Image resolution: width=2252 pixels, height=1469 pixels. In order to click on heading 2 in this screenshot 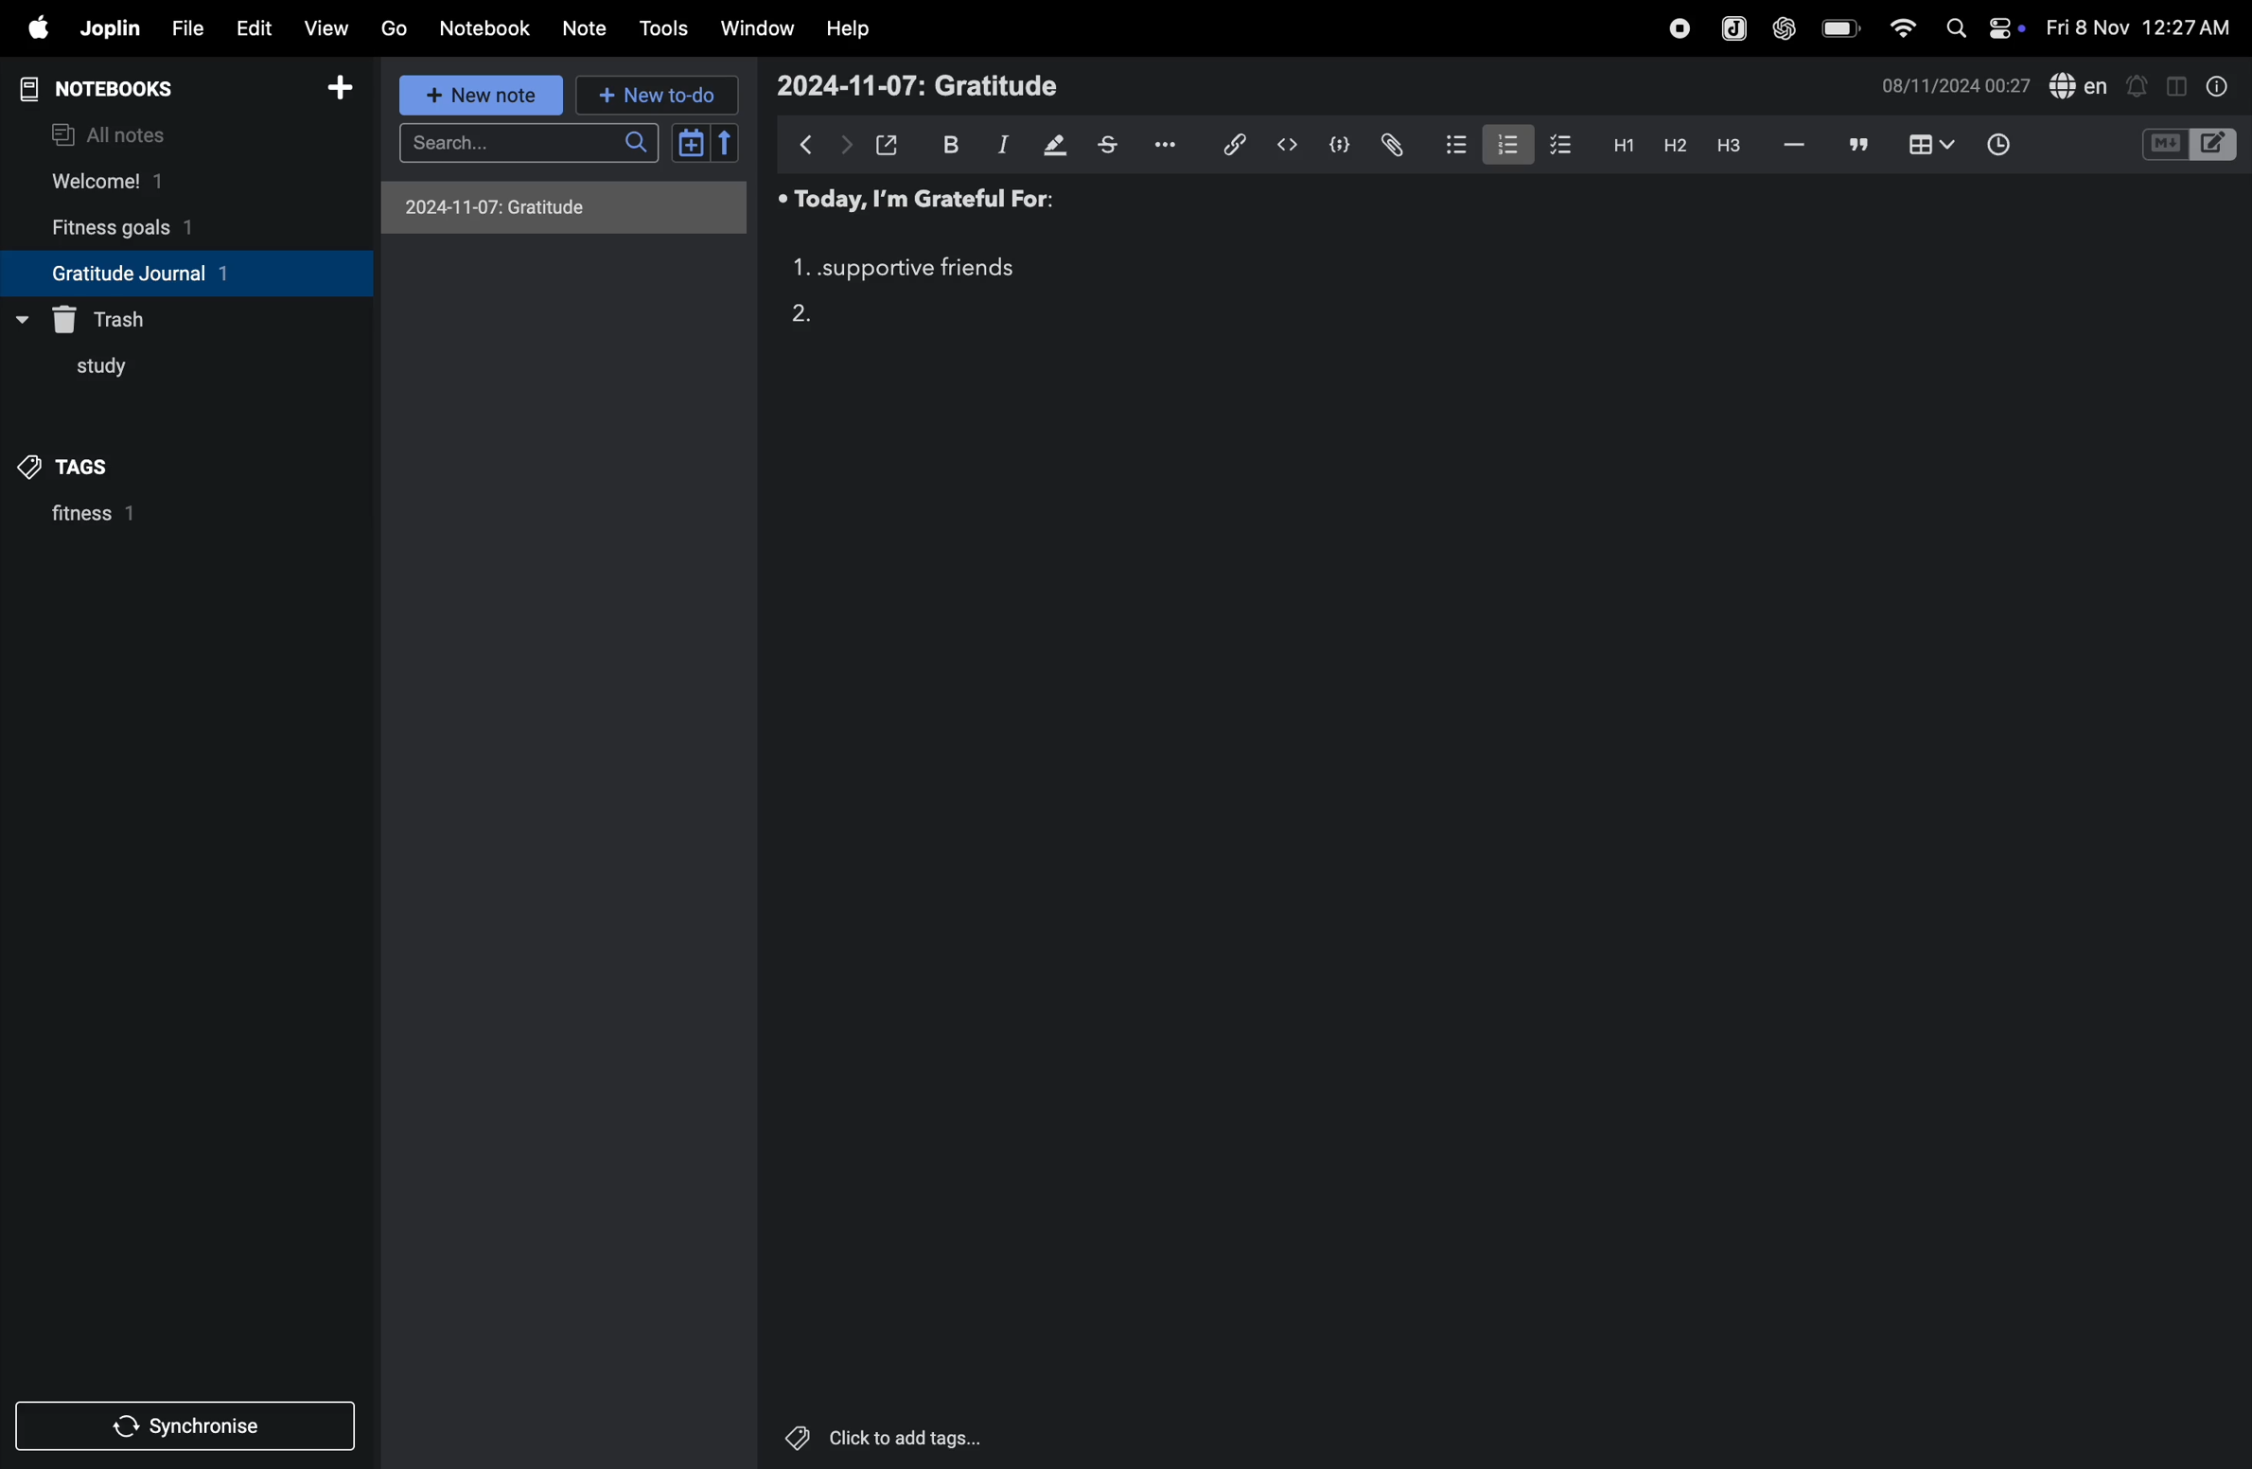, I will do `click(1670, 146)`.